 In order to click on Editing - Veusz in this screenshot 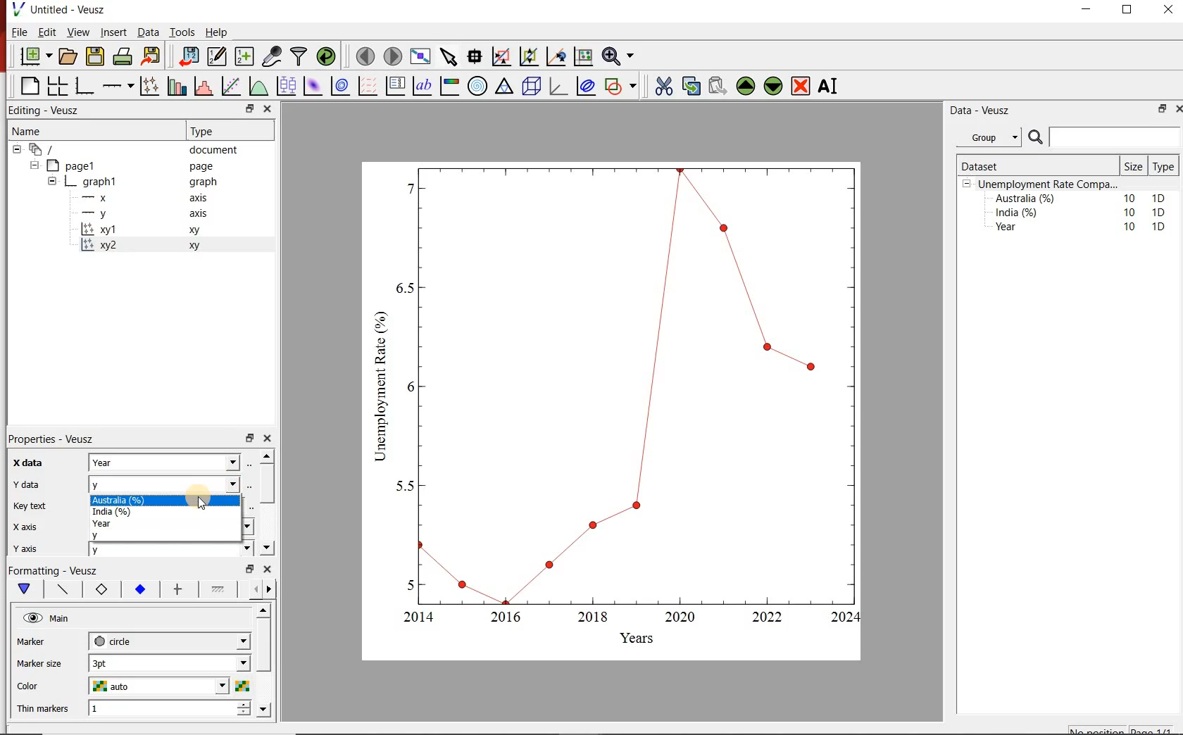, I will do `click(46, 109)`.